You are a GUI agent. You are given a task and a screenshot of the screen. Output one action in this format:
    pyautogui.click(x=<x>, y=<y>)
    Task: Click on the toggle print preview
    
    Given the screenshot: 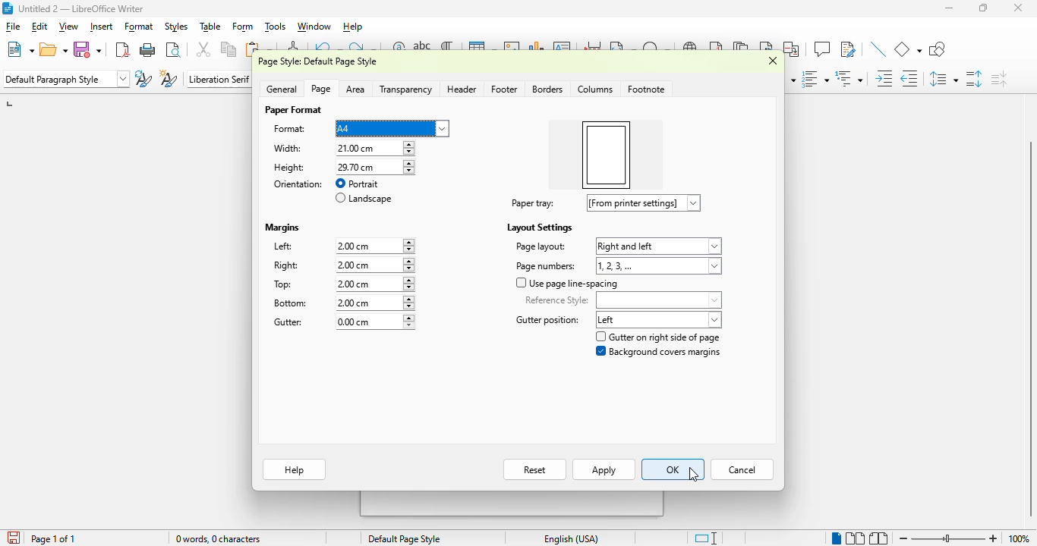 What is the action you would take?
    pyautogui.click(x=175, y=50)
    